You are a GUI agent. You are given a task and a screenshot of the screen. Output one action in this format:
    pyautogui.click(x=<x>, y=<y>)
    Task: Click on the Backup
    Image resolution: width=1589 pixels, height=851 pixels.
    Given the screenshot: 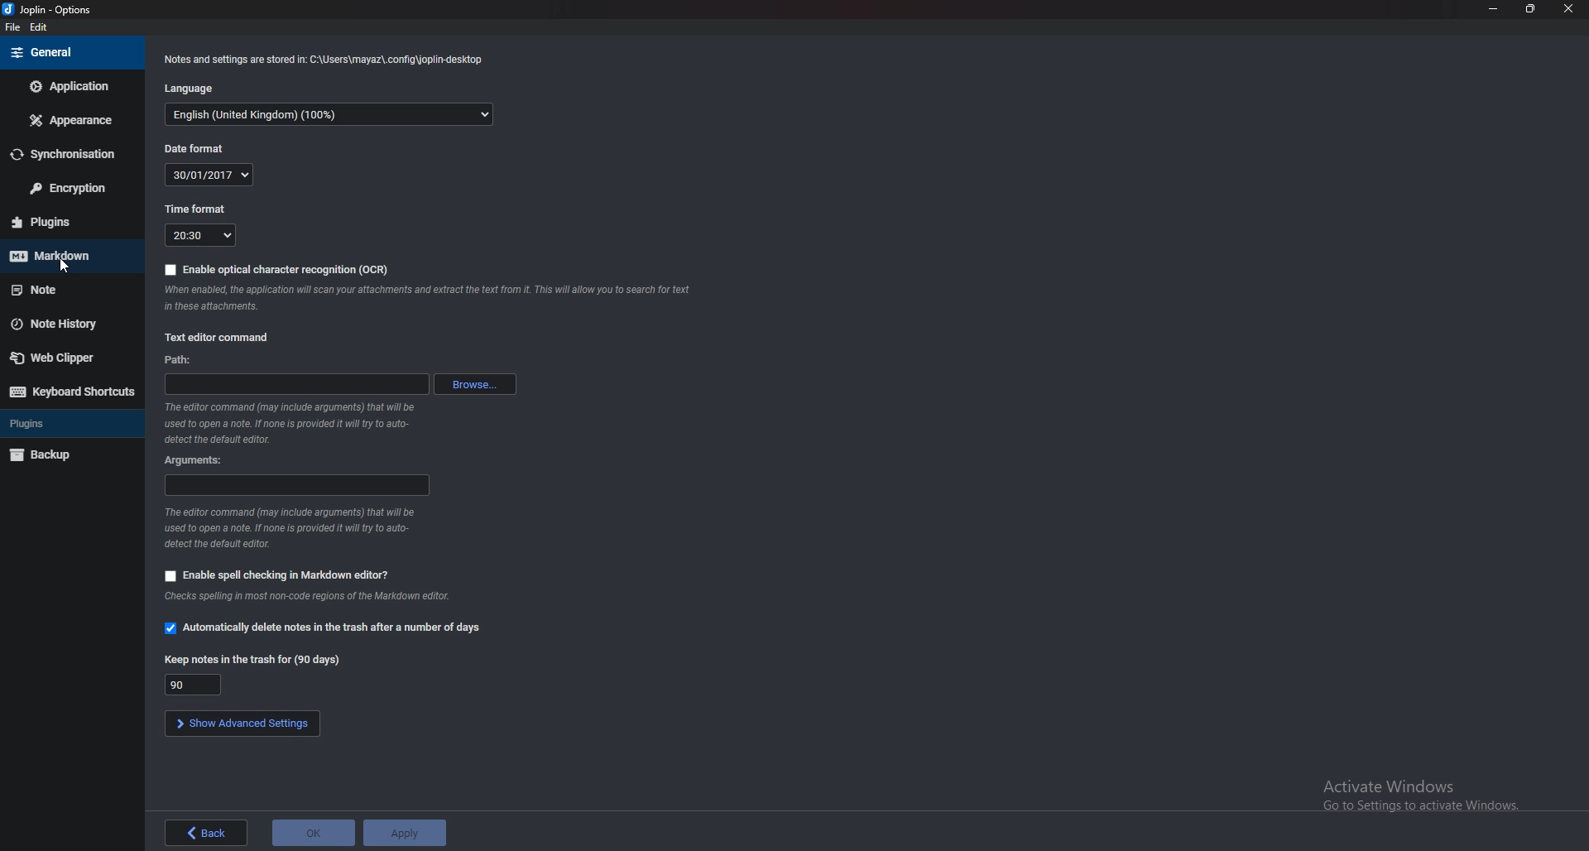 What is the action you would take?
    pyautogui.click(x=63, y=454)
    